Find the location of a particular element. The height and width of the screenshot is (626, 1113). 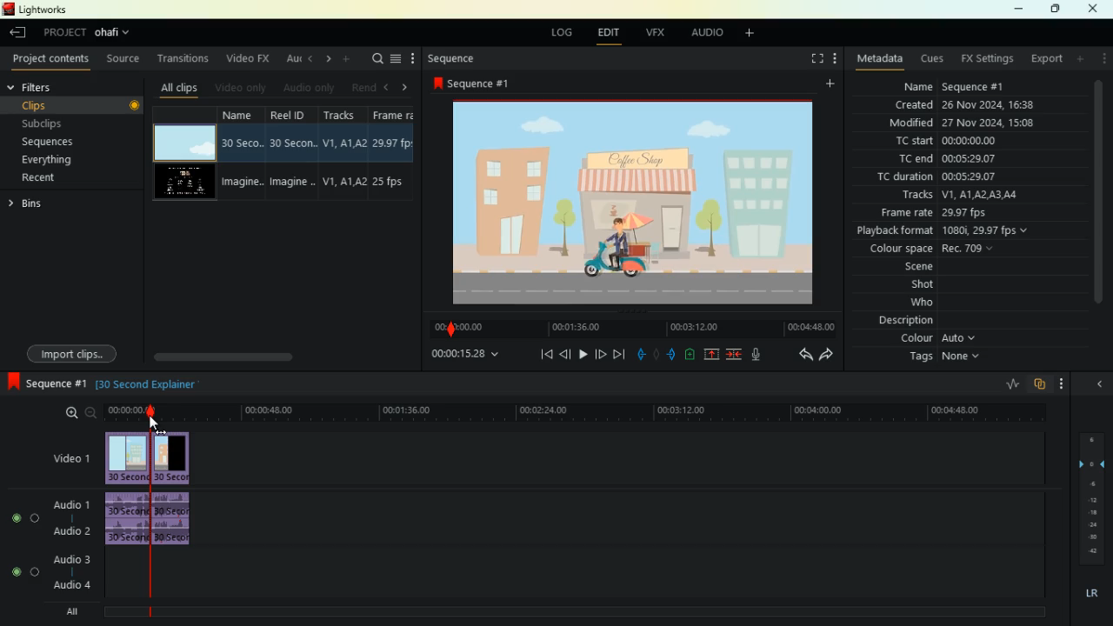

tracksd is located at coordinates (344, 116).